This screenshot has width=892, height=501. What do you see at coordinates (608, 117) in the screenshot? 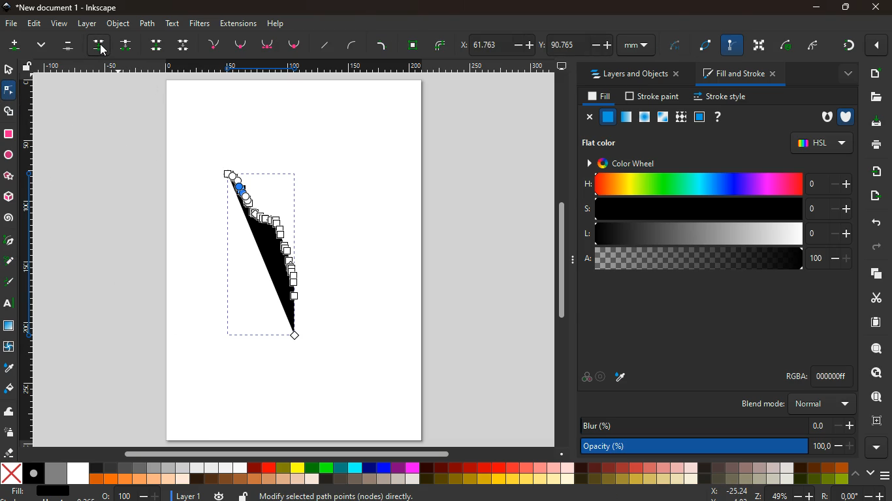
I see `normal` at bounding box center [608, 117].